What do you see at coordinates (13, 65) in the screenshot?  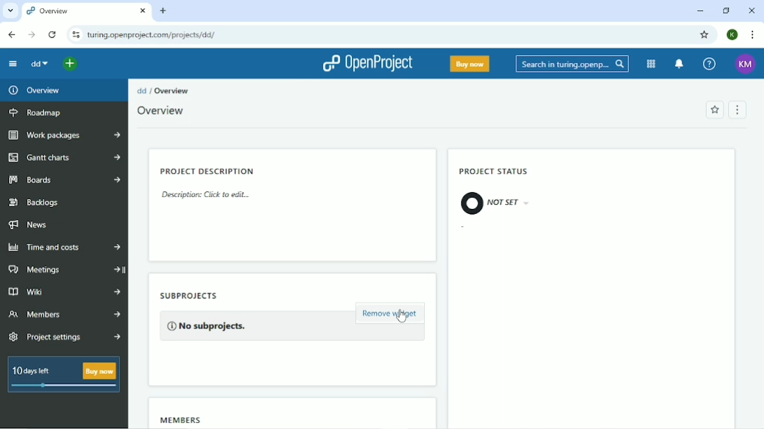 I see `Collpase project menu` at bounding box center [13, 65].